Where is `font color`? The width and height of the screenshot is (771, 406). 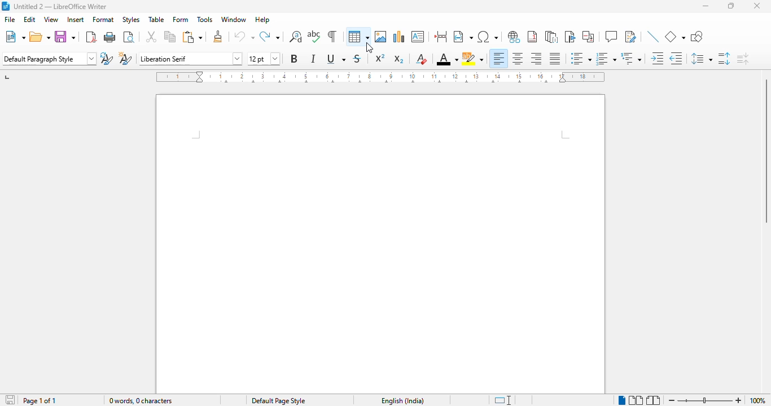 font color is located at coordinates (447, 59).